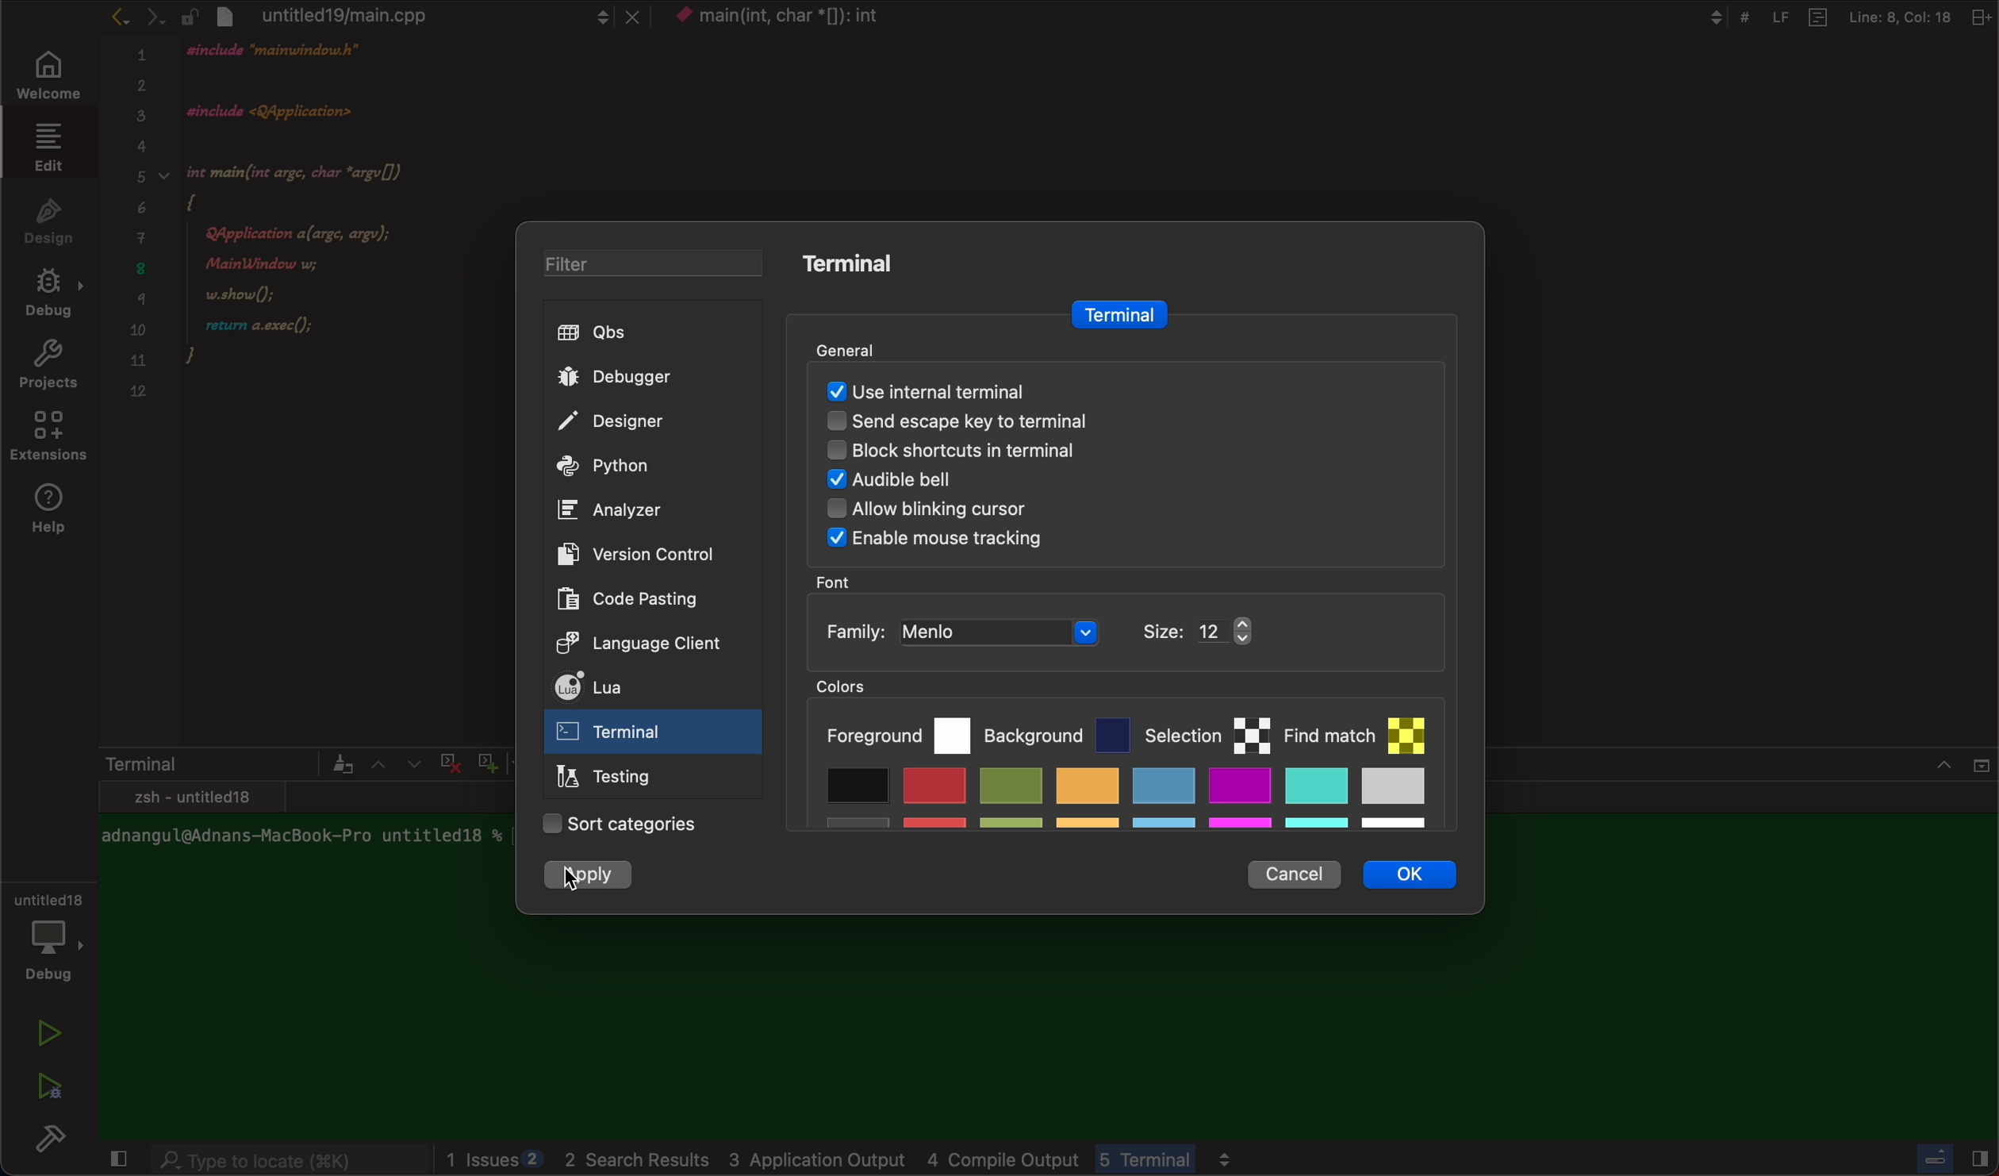  I want to click on , so click(806, 18).